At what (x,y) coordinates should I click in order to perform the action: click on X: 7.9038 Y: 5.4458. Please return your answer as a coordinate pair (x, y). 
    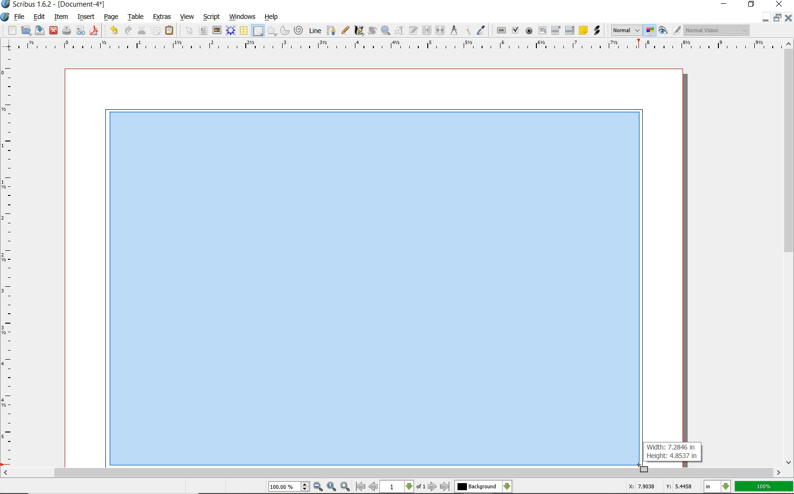
    Looking at the image, I should click on (659, 486).